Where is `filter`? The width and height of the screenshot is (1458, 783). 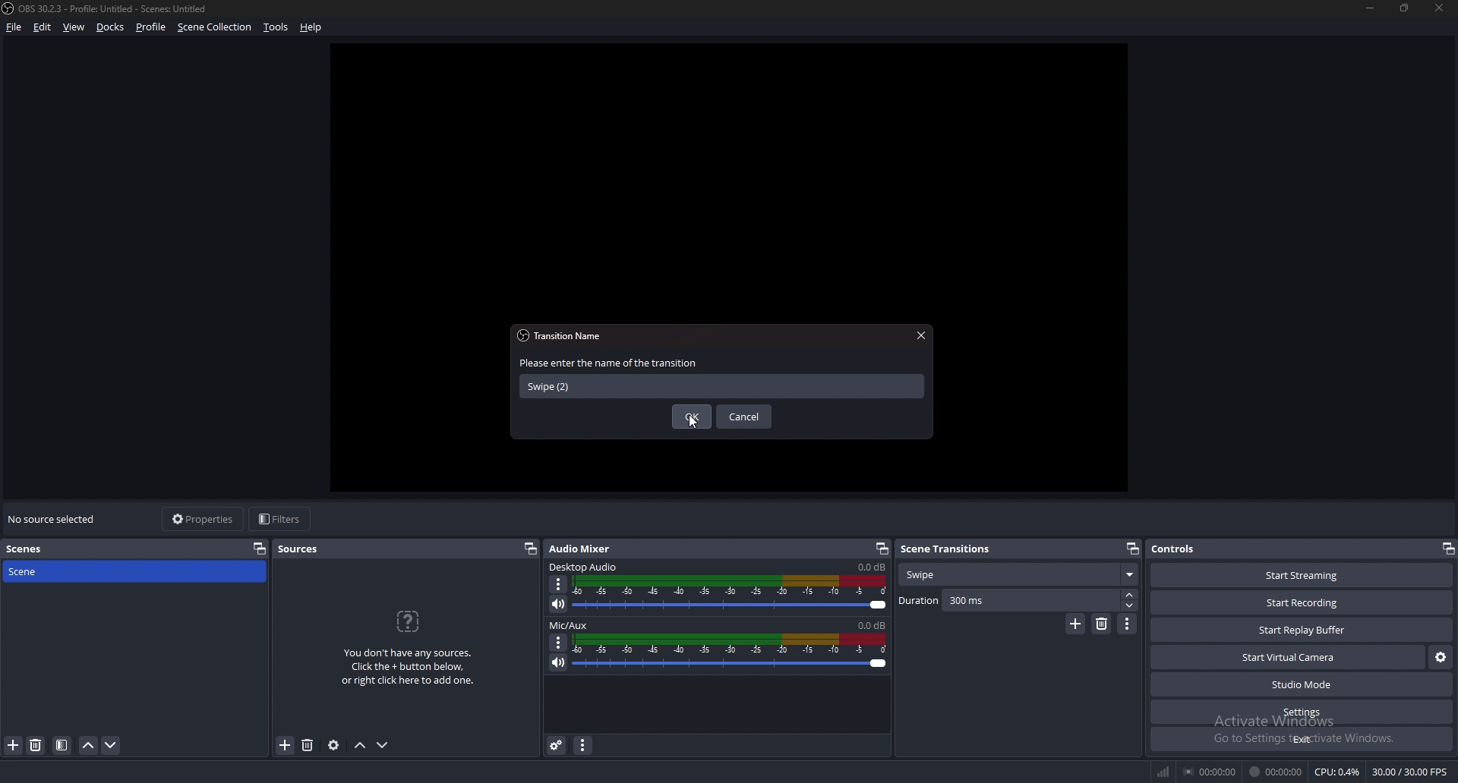 filter is located at coordinates (62, 746).